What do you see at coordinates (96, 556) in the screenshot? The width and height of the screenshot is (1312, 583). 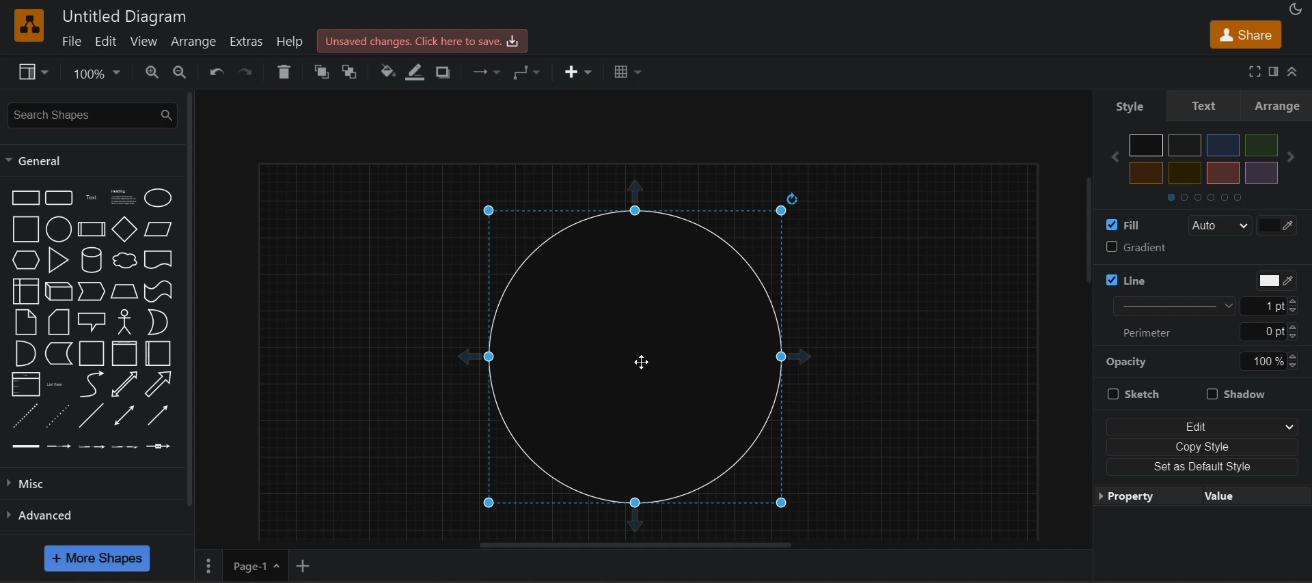 I see `more shapes` at bounding box center [96, 556].